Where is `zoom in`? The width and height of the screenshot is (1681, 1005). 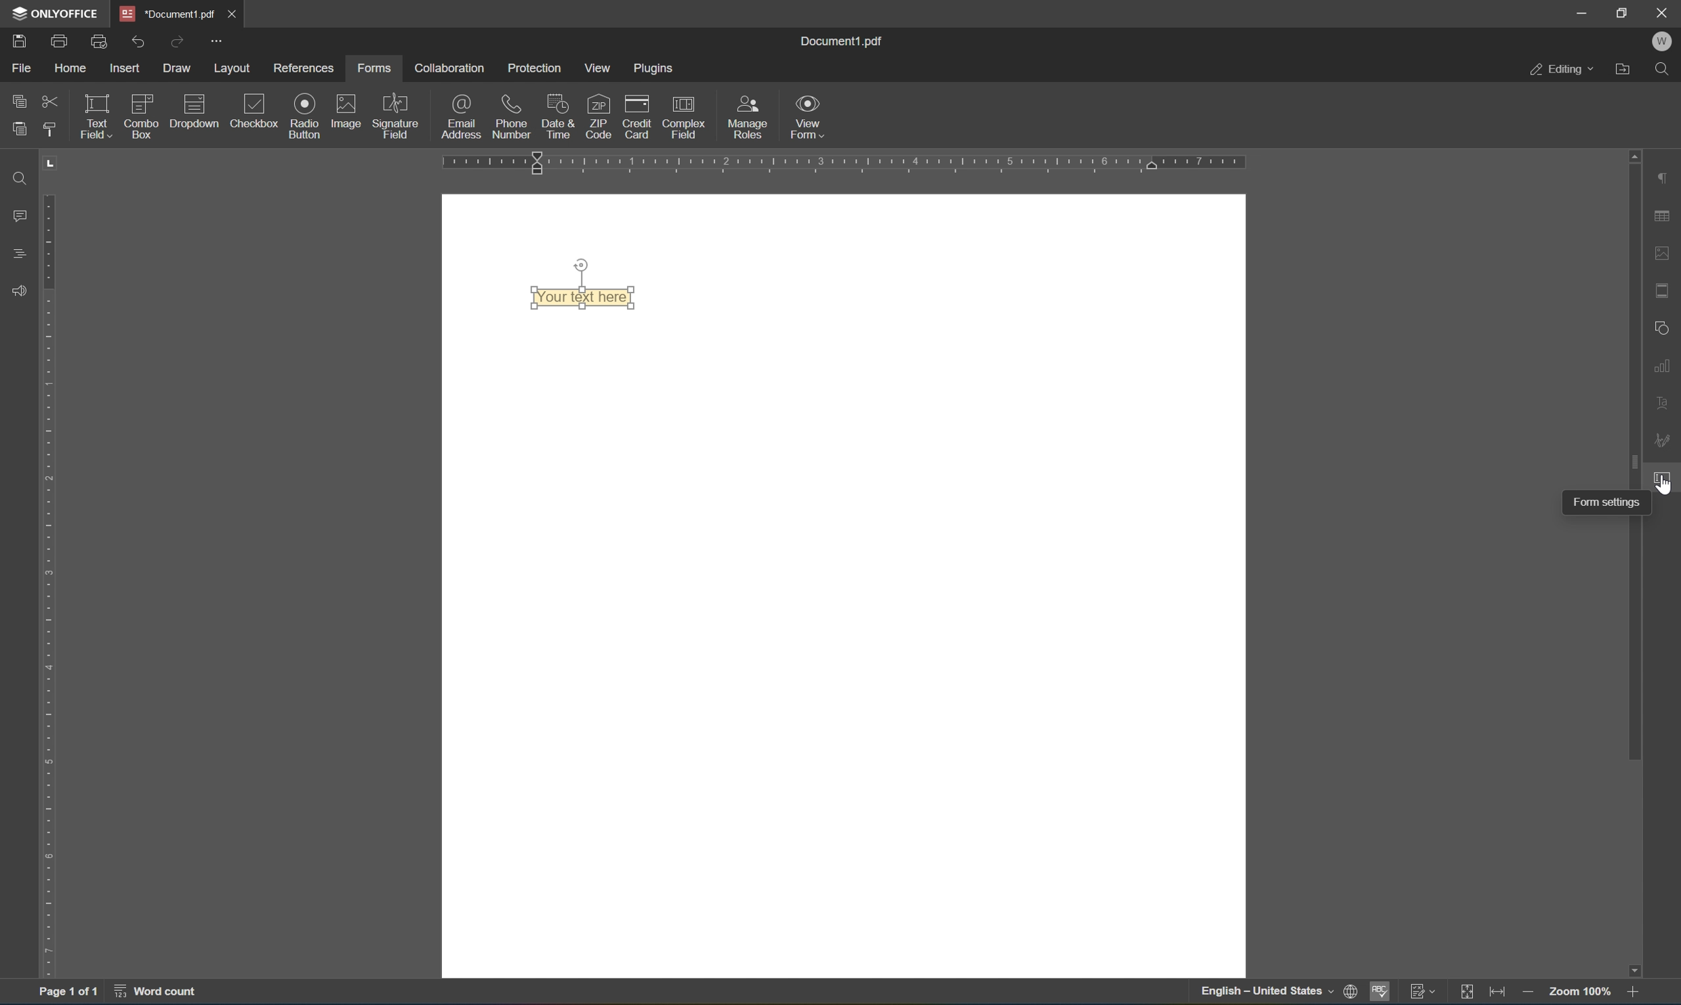
zoom in is located at coordinates (1639, 995).